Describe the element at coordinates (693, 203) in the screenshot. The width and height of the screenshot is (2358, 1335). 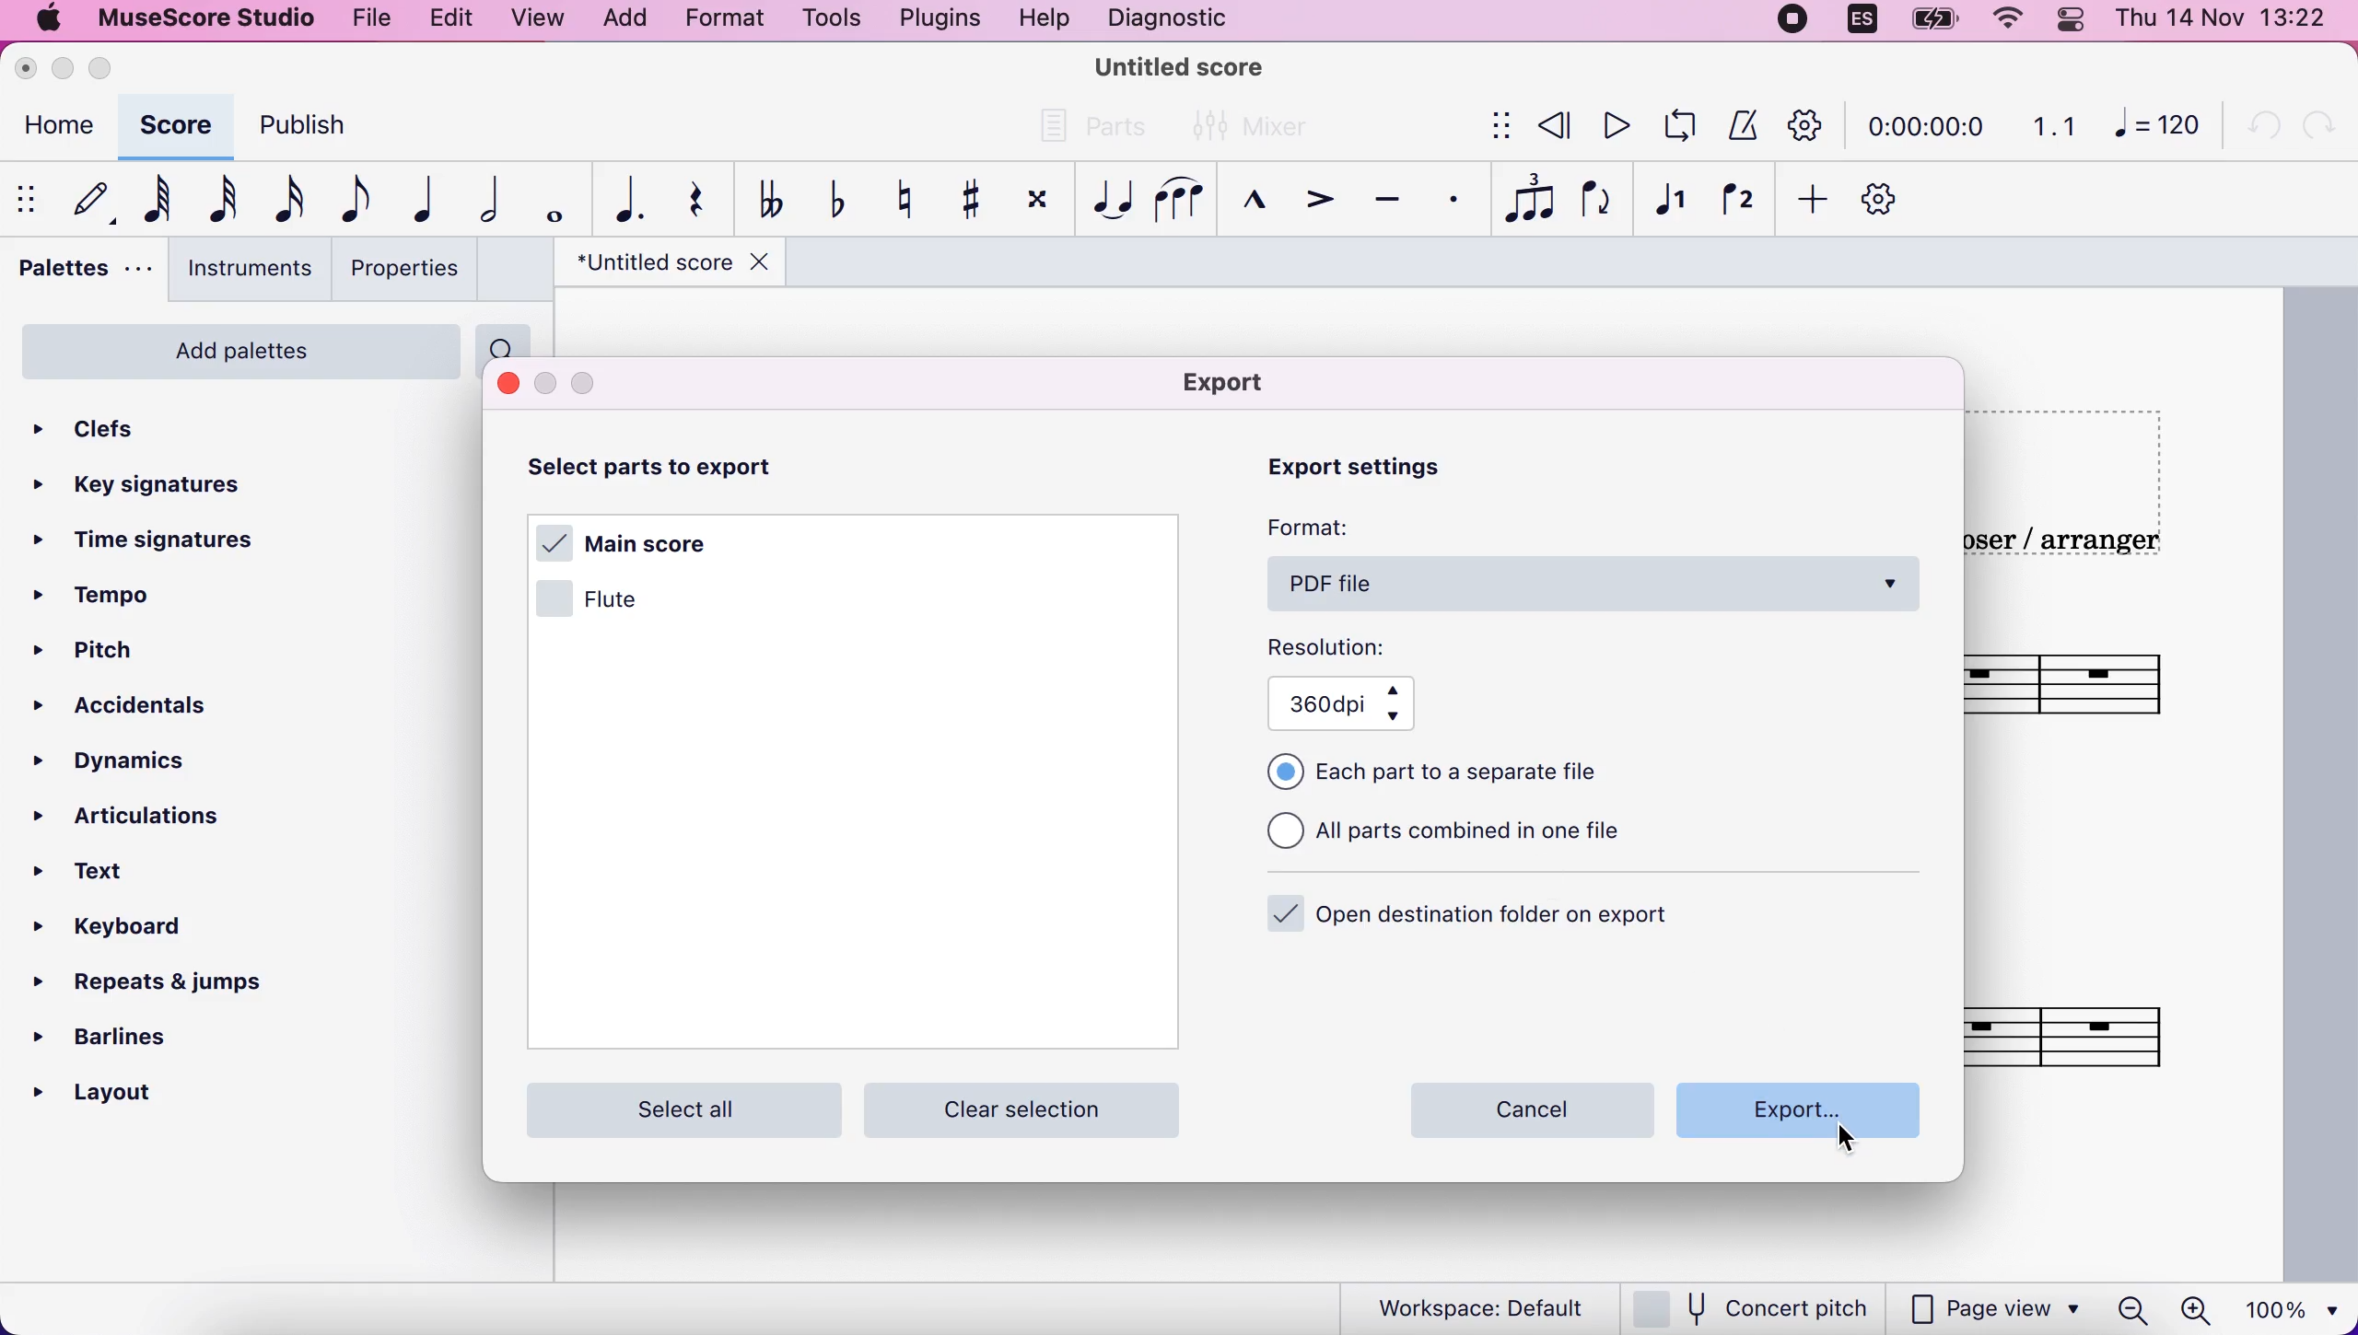
I see `rest` at that location.